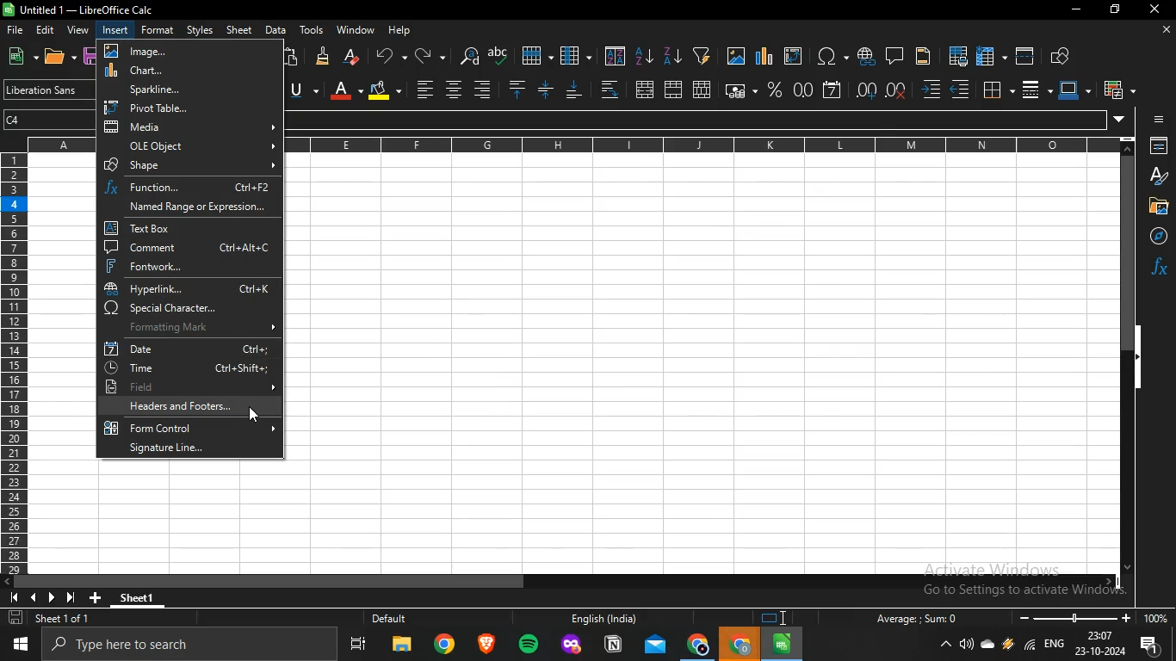 The width and height of the screenshot is (1176, 661). I want to click on outlook, so click(656, 646).